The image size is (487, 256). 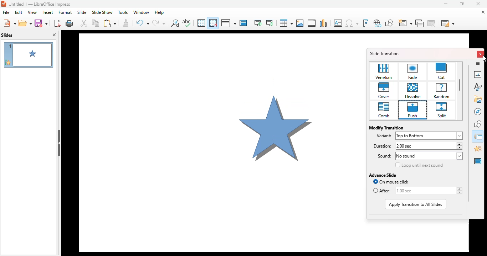 I want to click on sound, so click(x=382, y=156).